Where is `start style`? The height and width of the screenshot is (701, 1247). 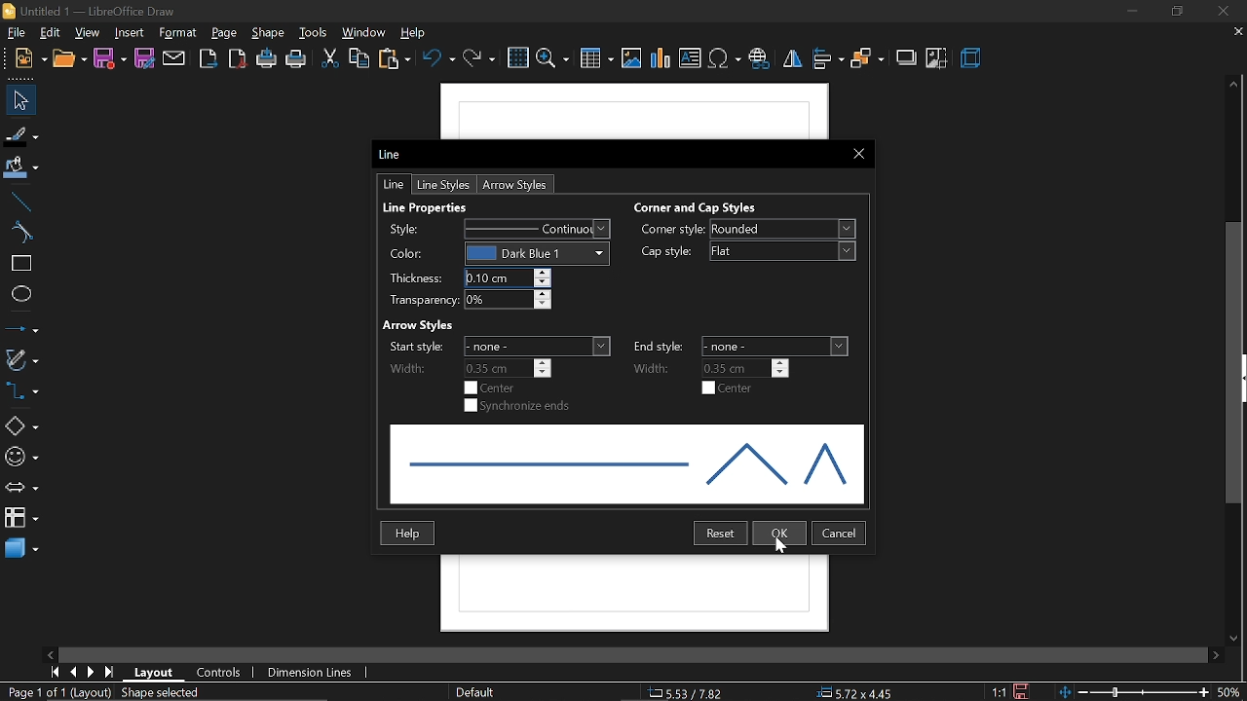 start style is located at coordinates (538, 346).